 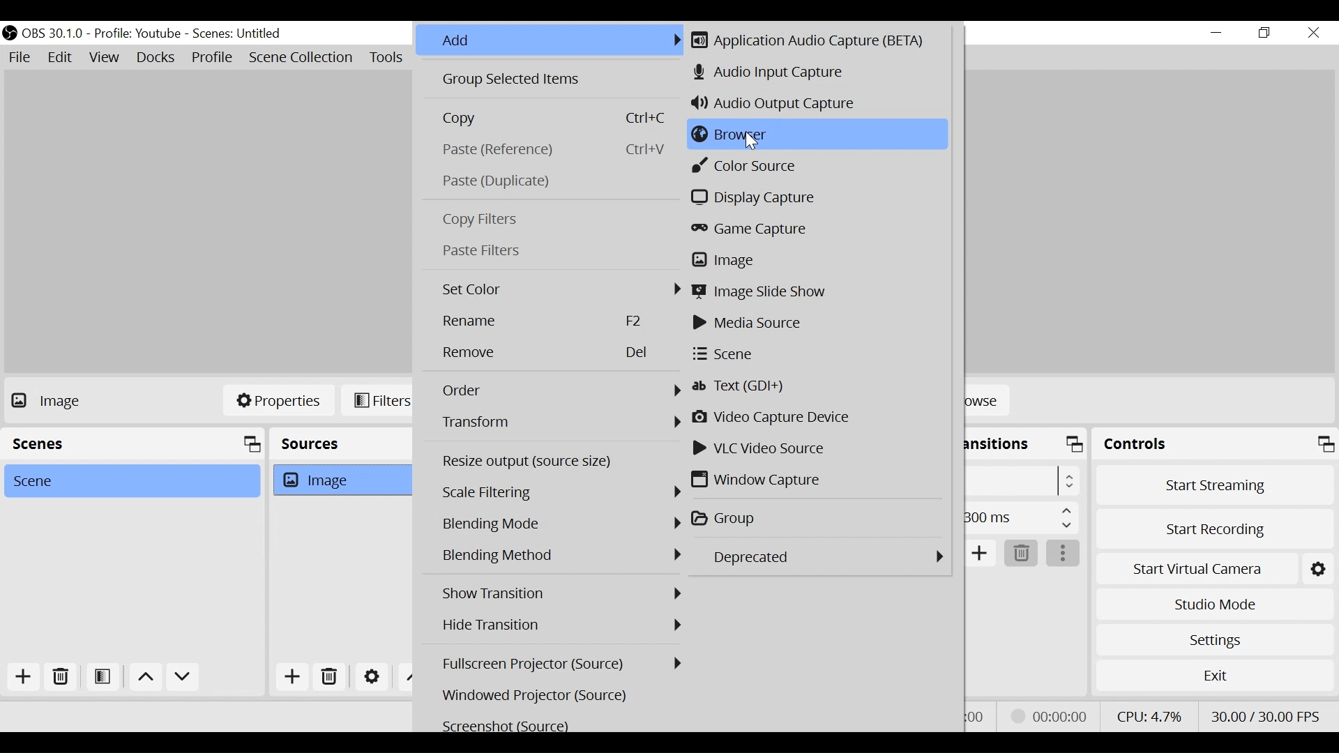 What do you see at coordinates (1316, 570) in the screenshot?
I see `Settings` at bounding box center [1316, 570].